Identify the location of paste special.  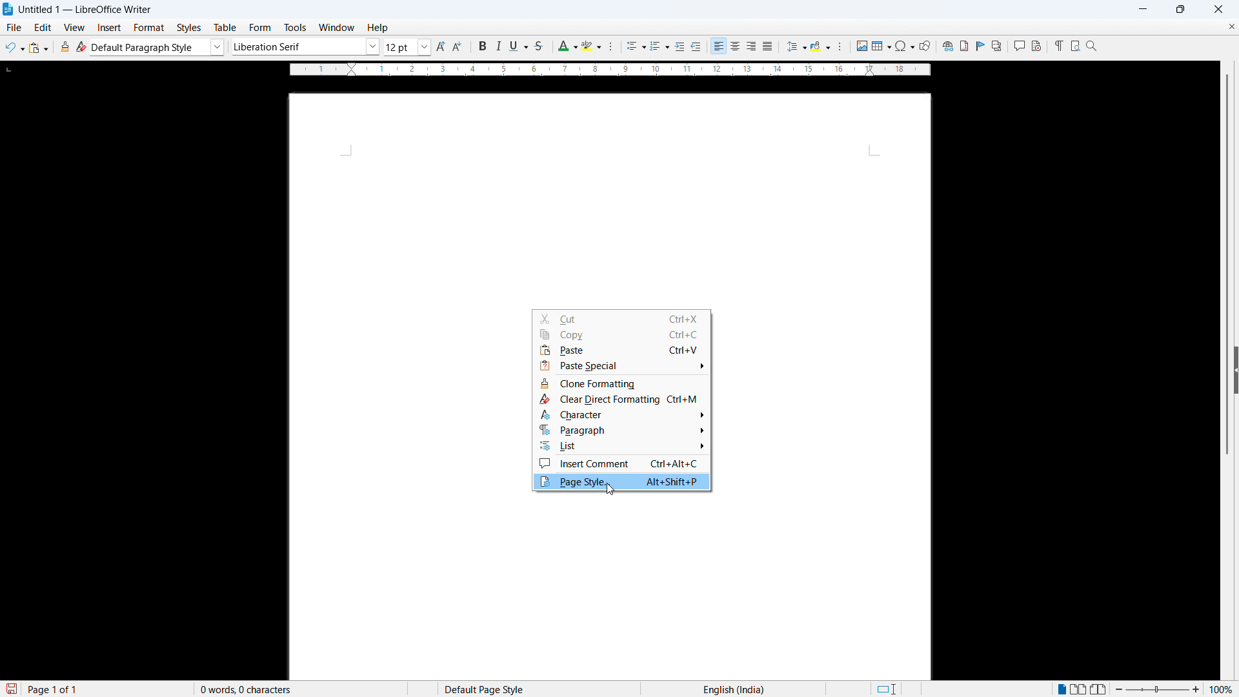
(621, 366).